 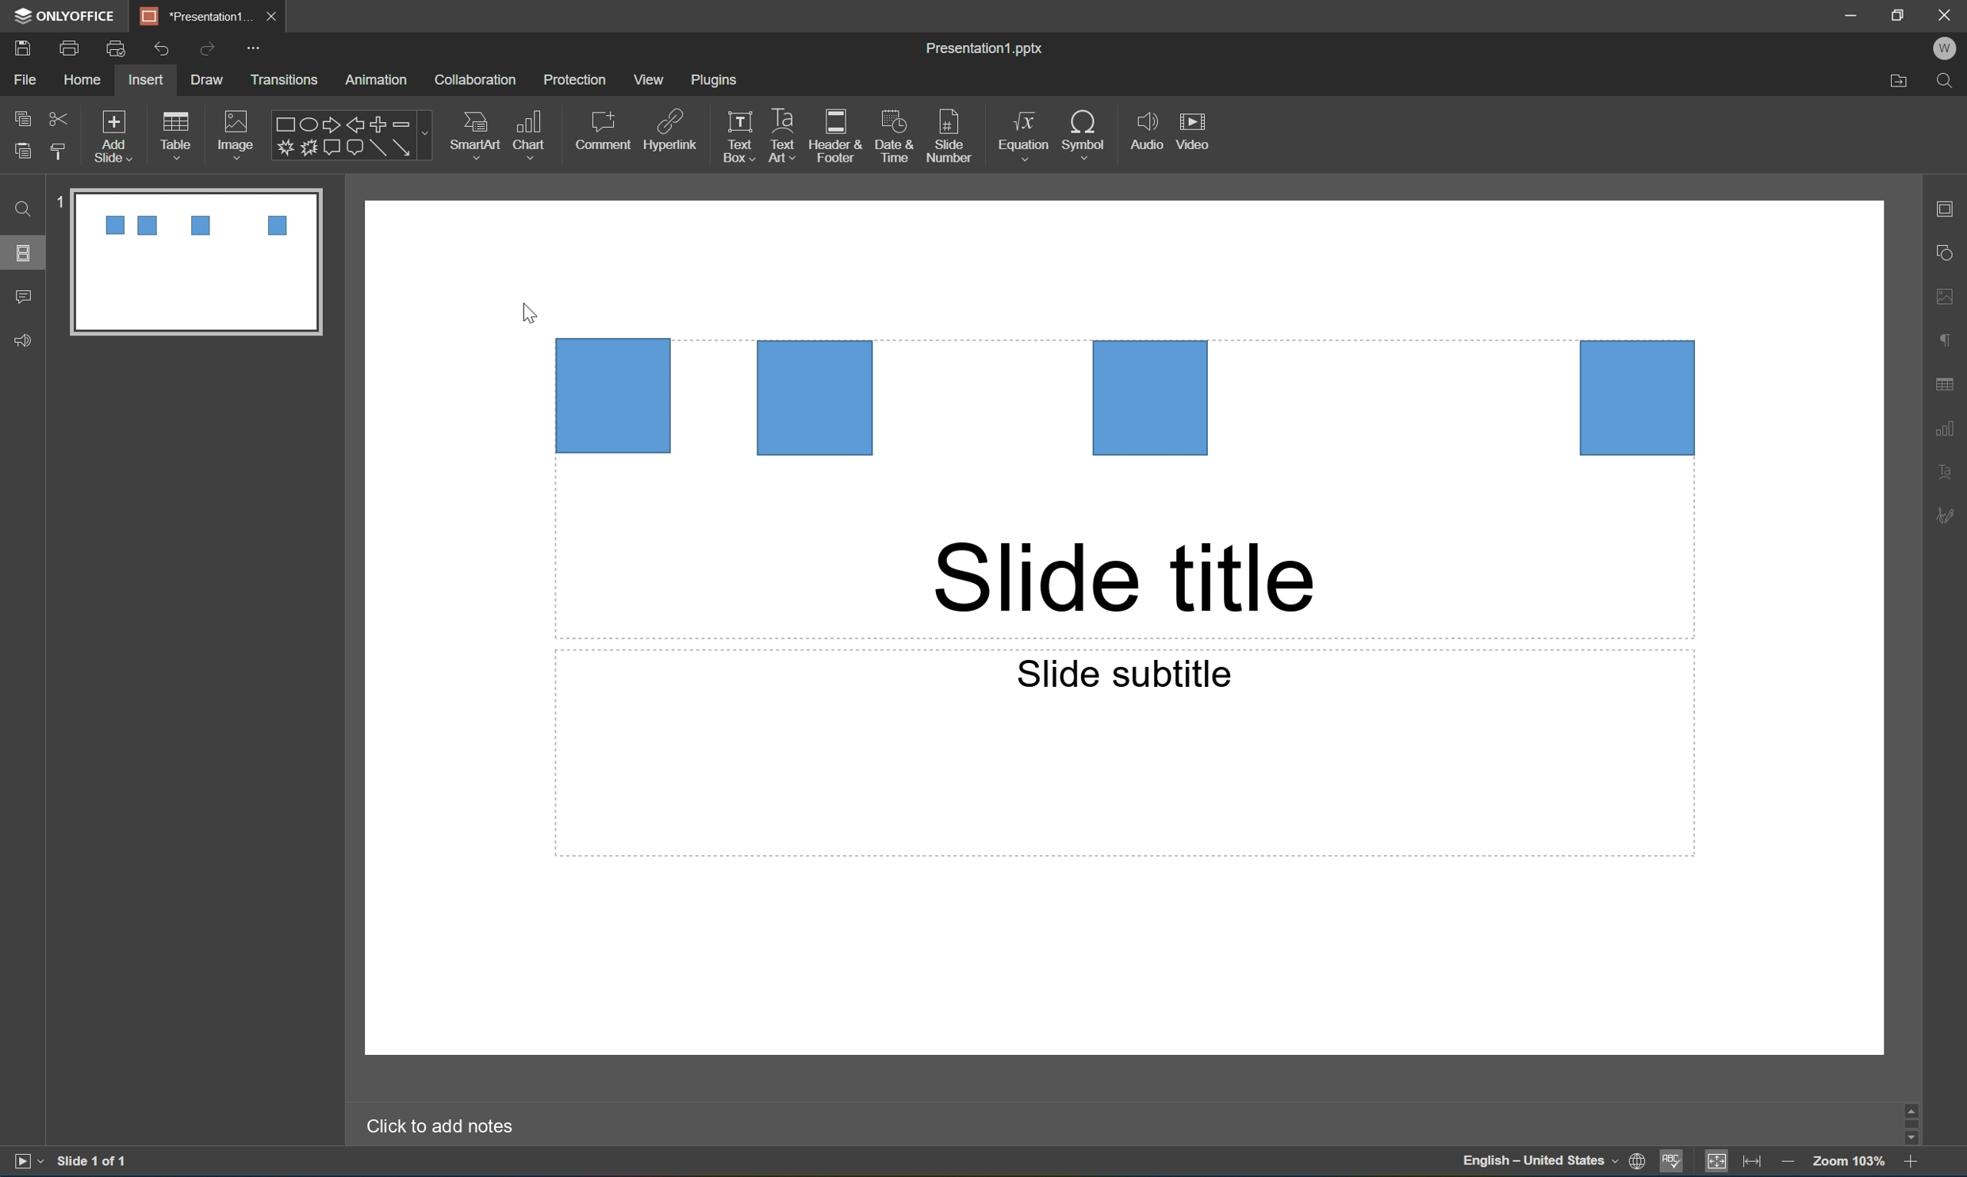 What do you see at coordinates (27, 253) in the screenshot?
I see `slides` at bounding box center [27, 253].